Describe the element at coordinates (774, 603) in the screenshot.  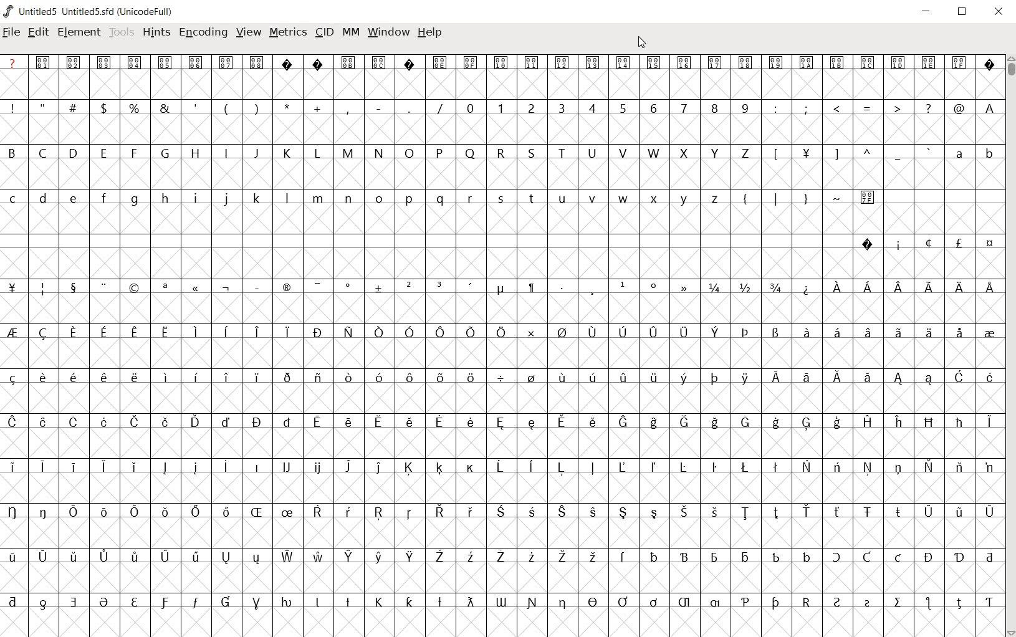
I see `Symbol` at that location.